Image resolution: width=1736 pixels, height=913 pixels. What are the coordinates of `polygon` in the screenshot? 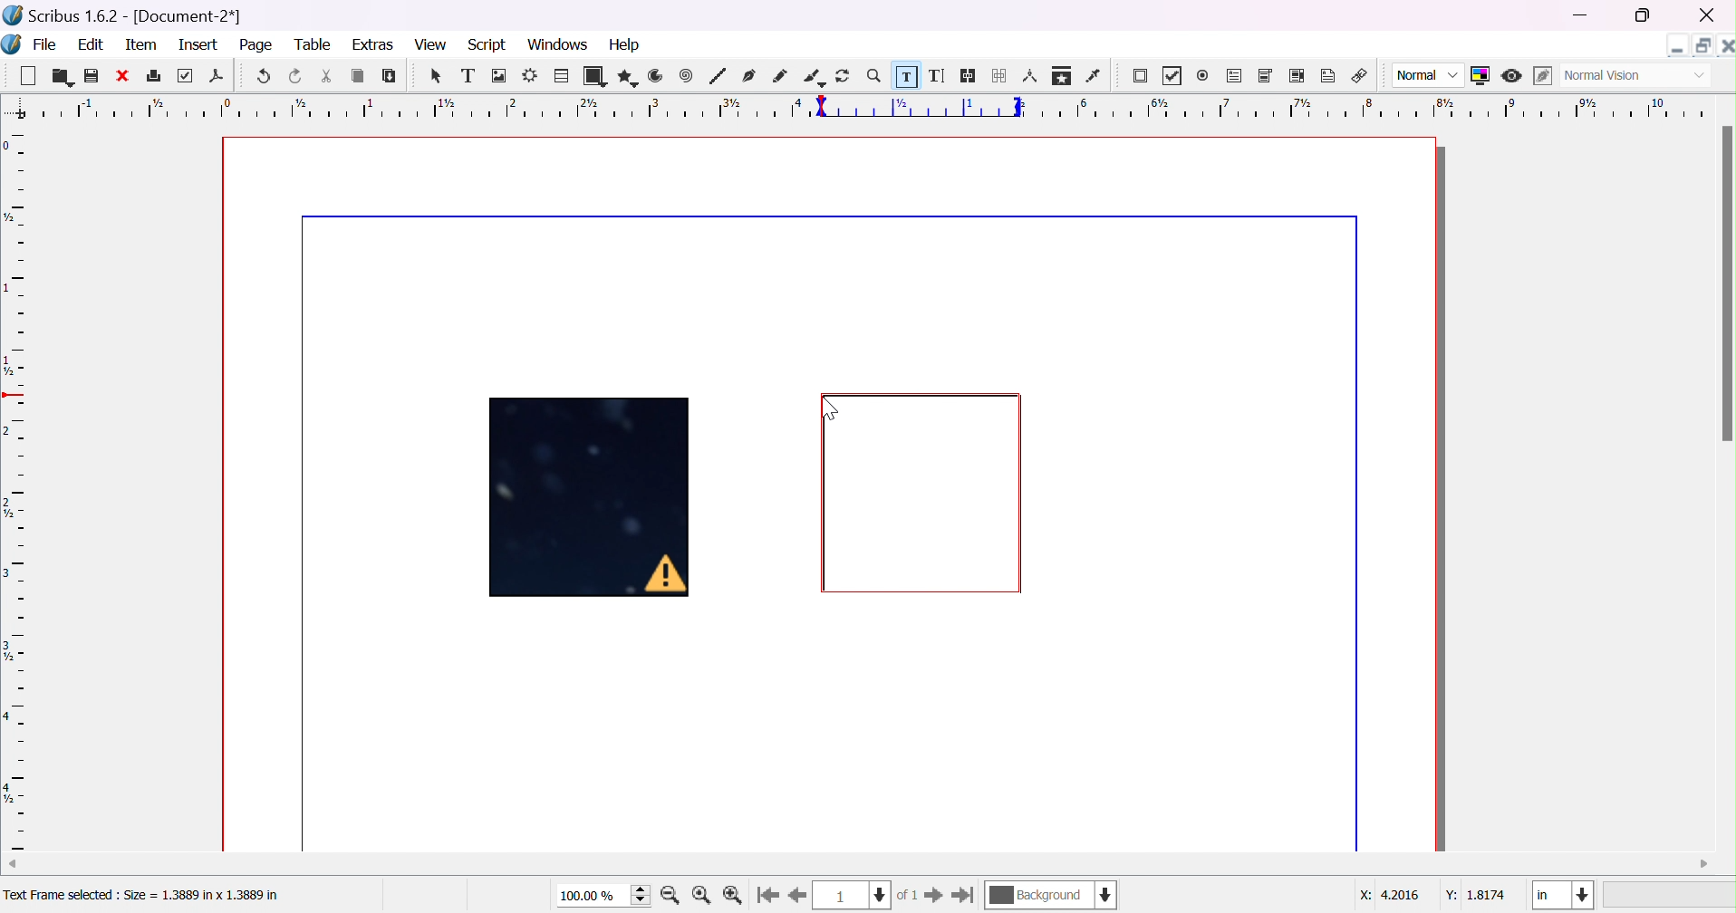 It's located at (626, 76).